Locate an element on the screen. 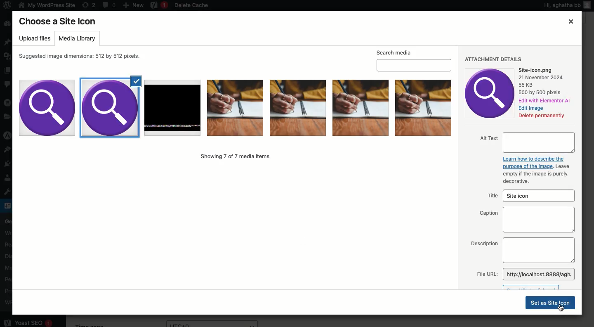 The height and width of the screenshot is (327, 594). Description is located at coordinates (484, 243).